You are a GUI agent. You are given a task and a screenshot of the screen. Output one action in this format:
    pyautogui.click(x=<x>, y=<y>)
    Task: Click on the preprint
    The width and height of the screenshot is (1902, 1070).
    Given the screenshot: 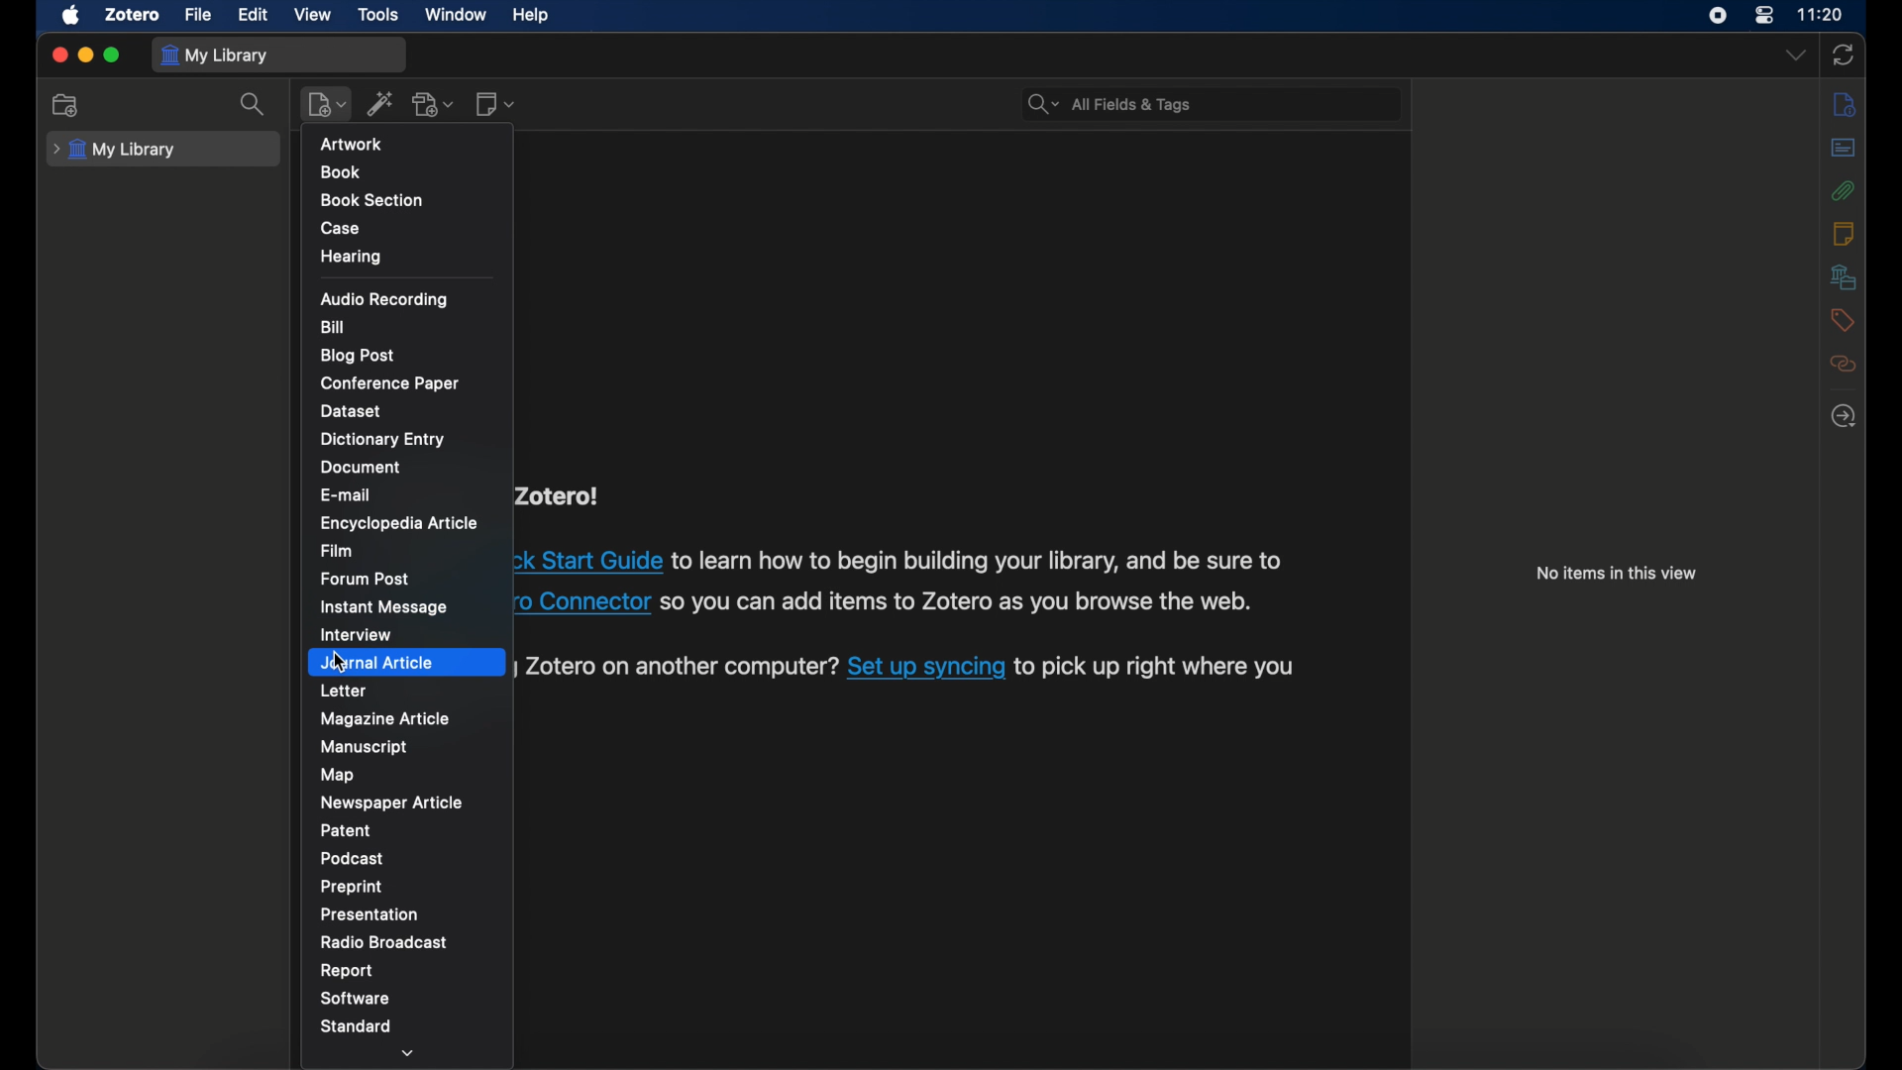 What is the action you would take?
    pyautogui.click(x=352, y=887)
    